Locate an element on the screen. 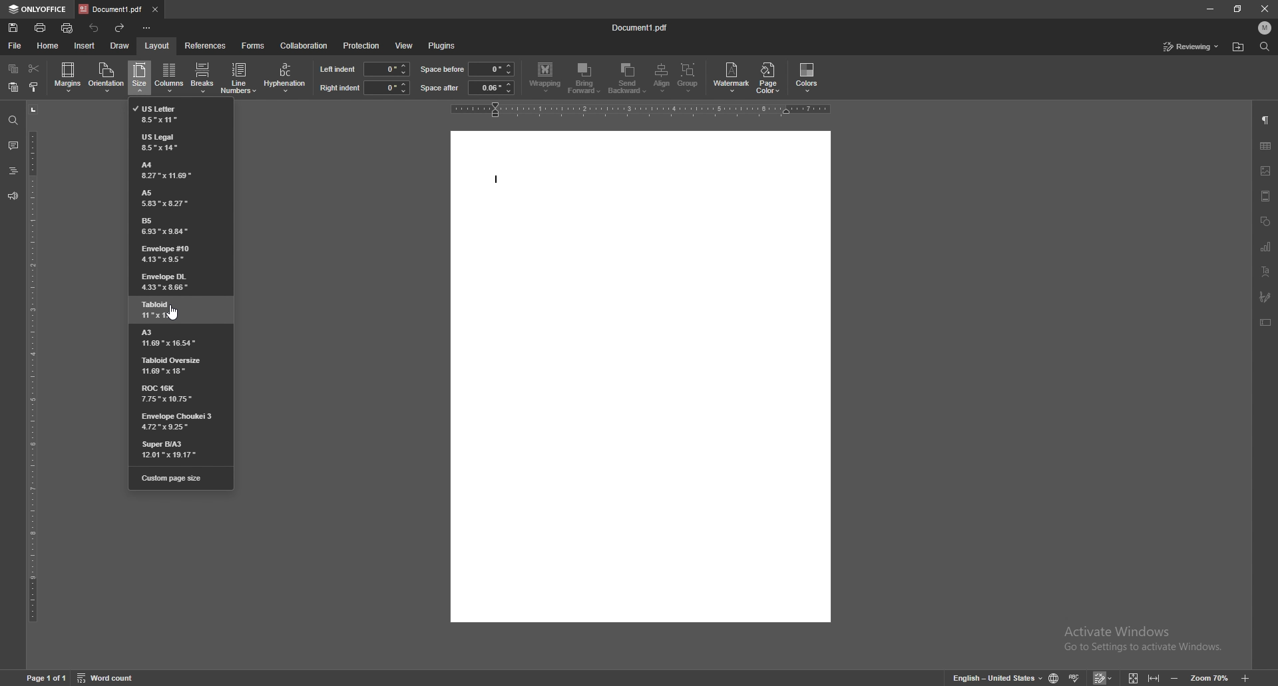 This screenshot has width=1278, height=686. tabloid oversize is located at coordinates (180, 366).